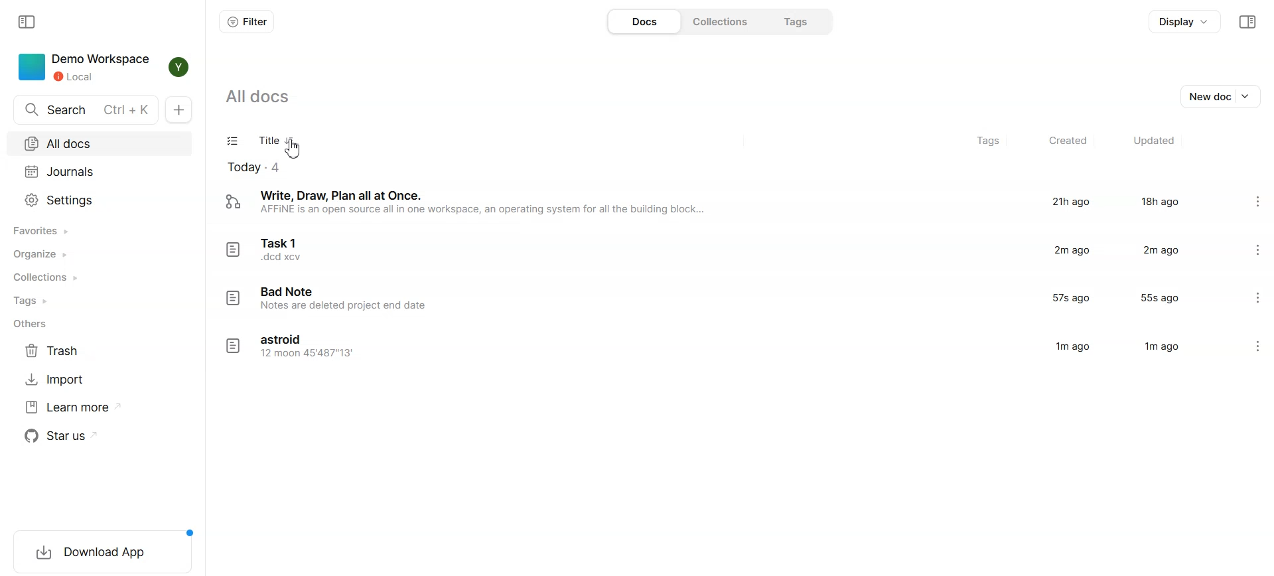 The height and width of the screenshot is (576, 1274). What do you see at coordinates (644, 21) in the screenshot?
I see `Docs` at bounding box center [644, 21].